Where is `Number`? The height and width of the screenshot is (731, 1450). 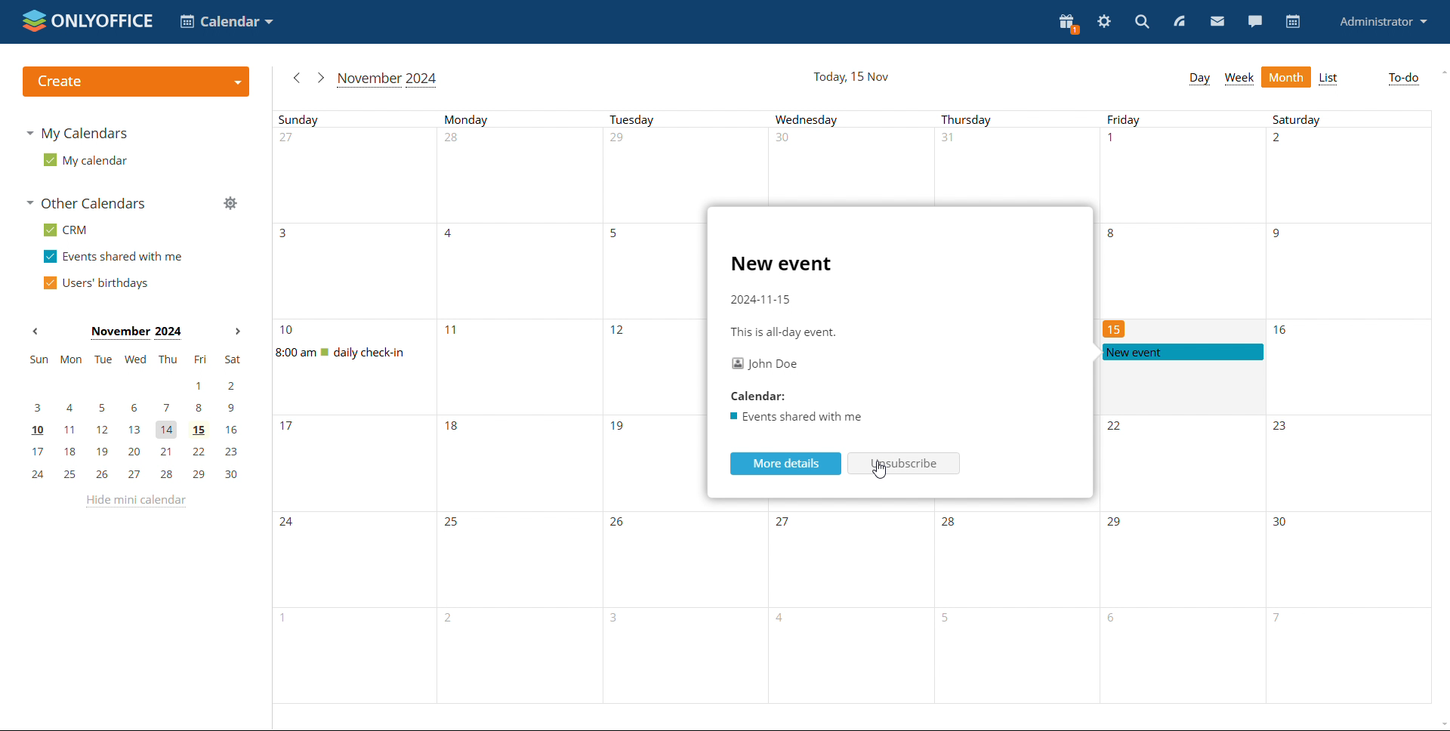
Number is located at coordinates (1281, 141).